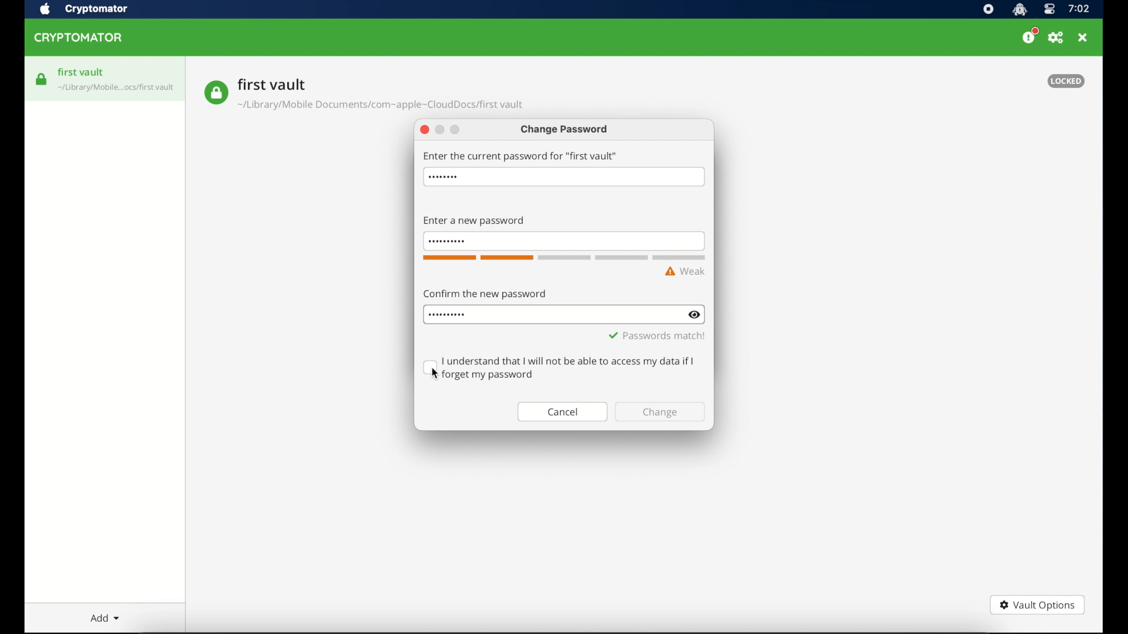 The image size is (1128, 634). What do you see at coordinates (1079, 9) in the screenshot?
I see `time` at bounding box center [1079, 9].